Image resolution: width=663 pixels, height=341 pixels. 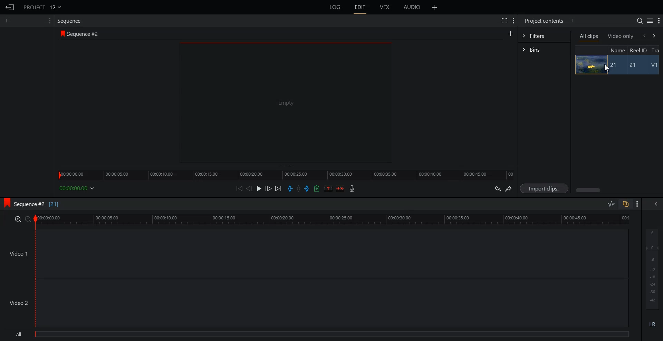 What do you see at coordinates (279, 189) in the screenshot?
I see `Move forward` at bounding box center [279, 189].